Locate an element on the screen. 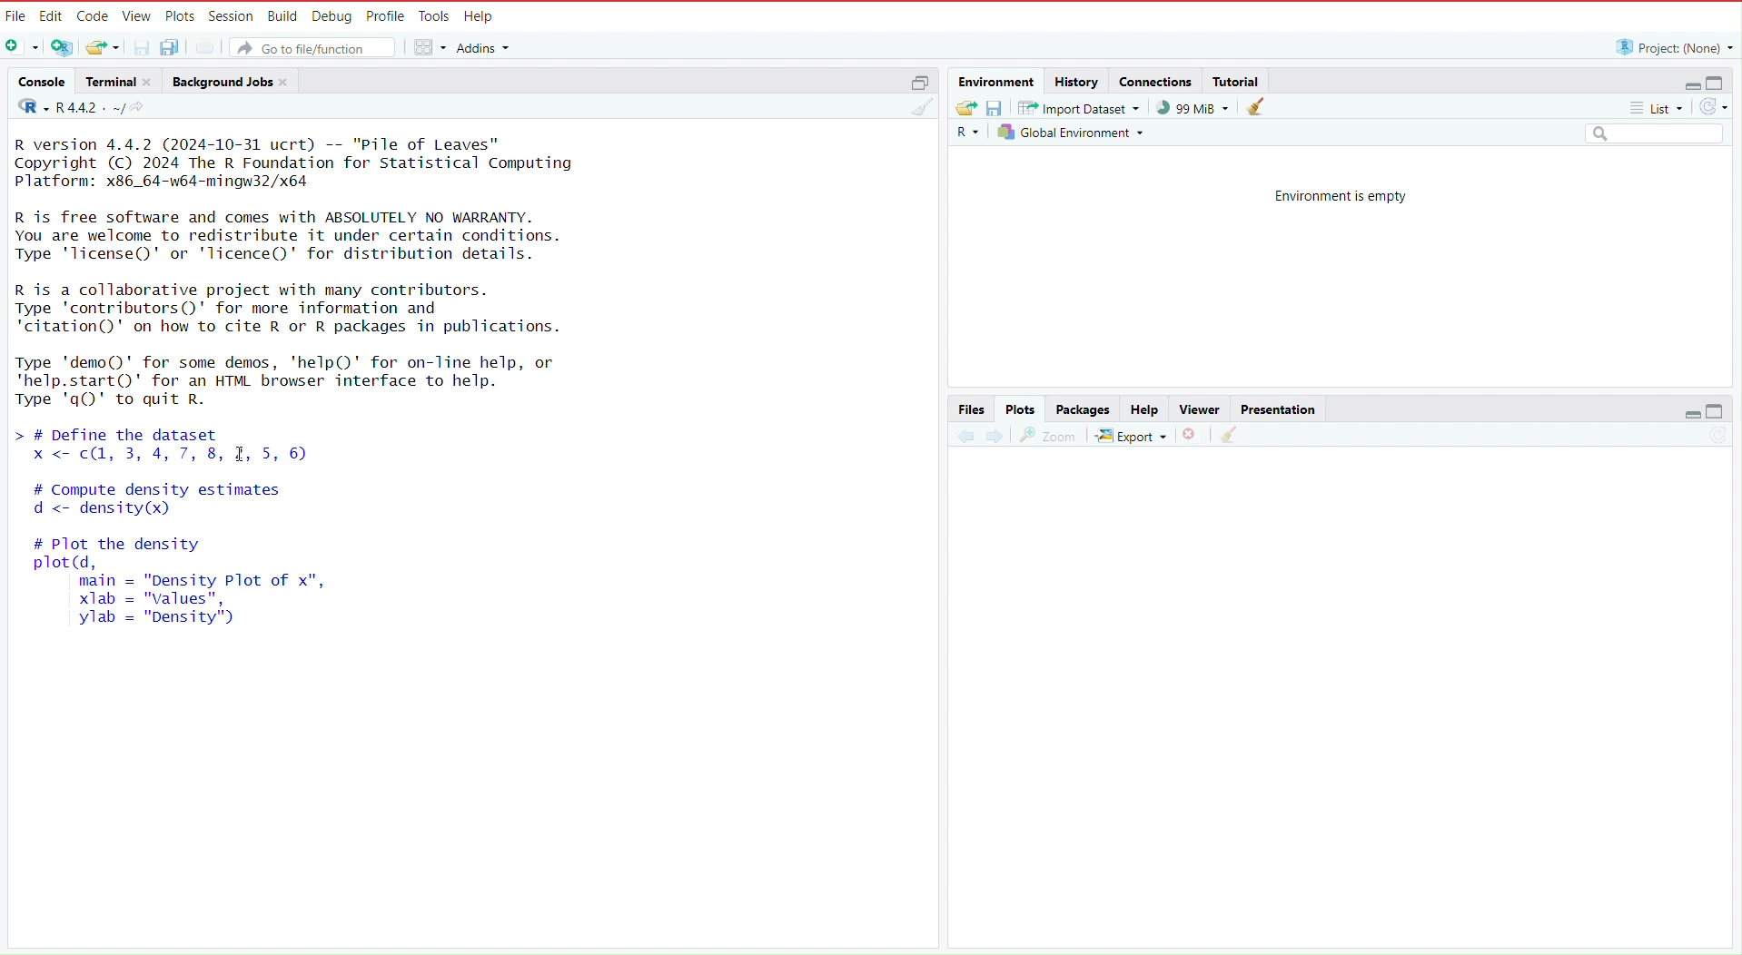  view a larger version of plot in new window is located at coordinates (1049, 435).